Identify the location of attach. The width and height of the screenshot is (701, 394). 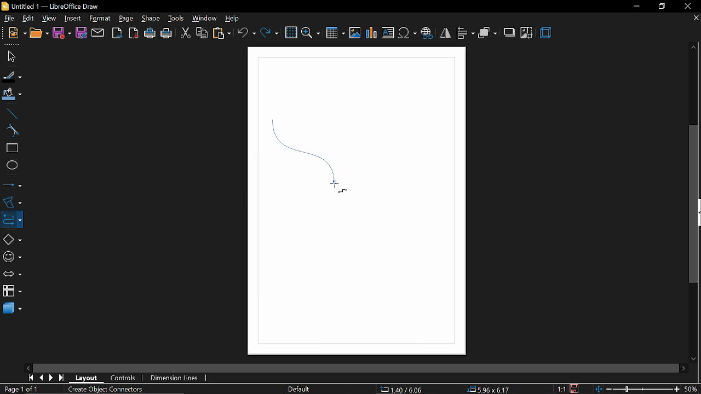
(97, 33).